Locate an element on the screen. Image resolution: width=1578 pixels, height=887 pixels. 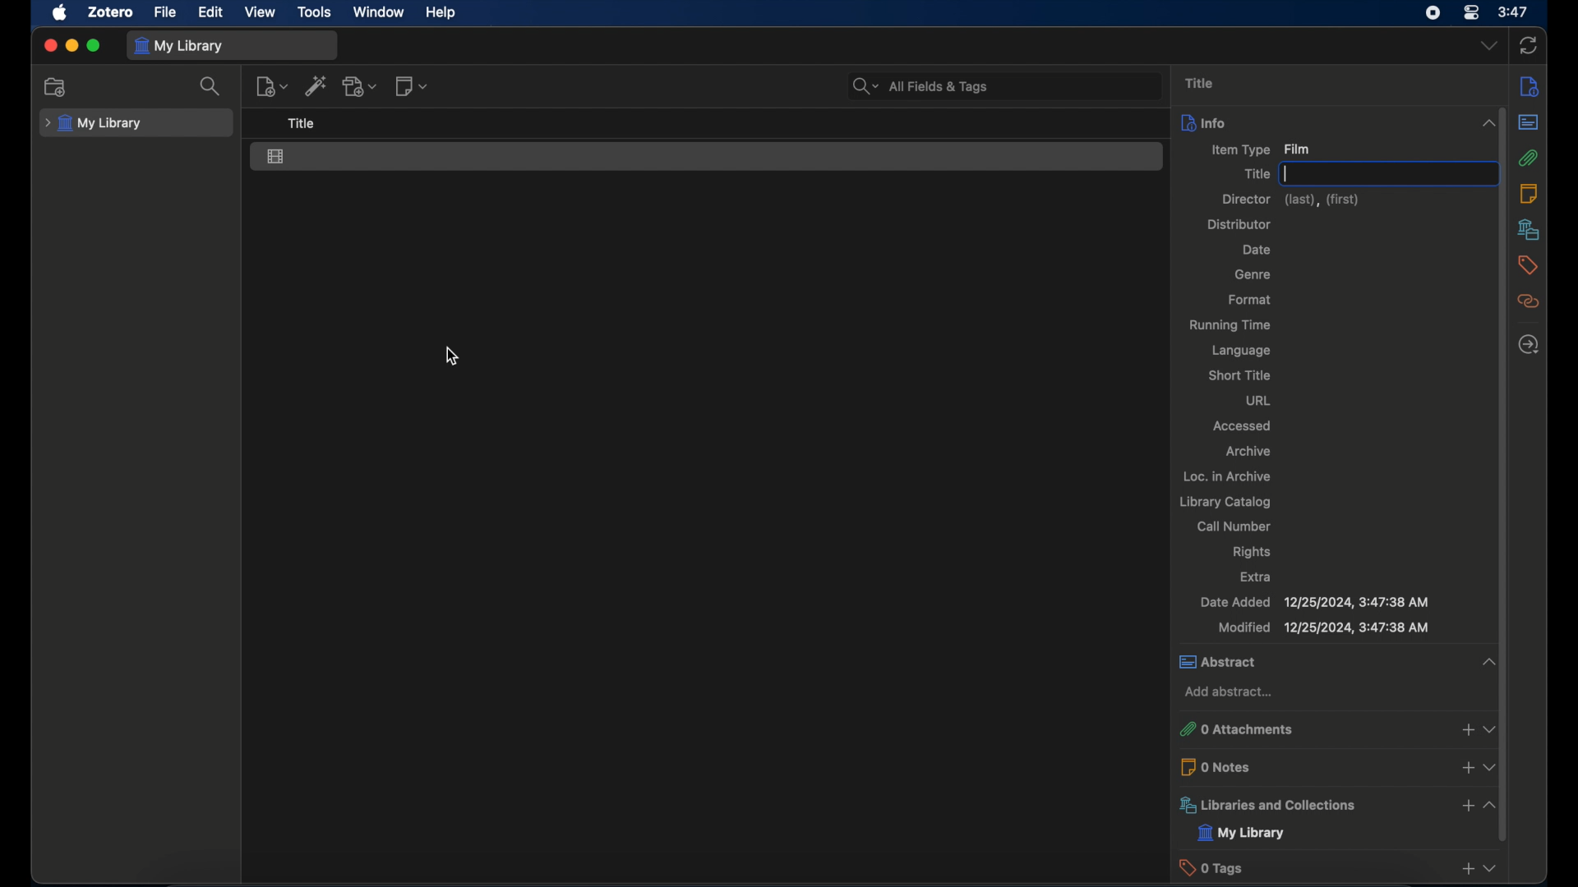
0 tags is located at coordinates (1294, 866).